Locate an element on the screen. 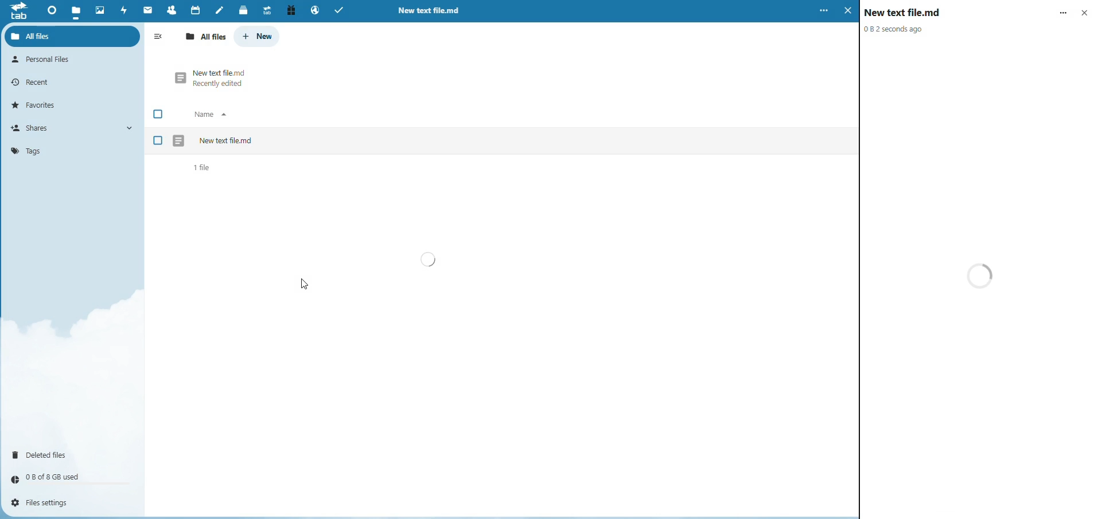 The height and width of the screenshot is (519, 1098). New is located at coordinates (258, 36).